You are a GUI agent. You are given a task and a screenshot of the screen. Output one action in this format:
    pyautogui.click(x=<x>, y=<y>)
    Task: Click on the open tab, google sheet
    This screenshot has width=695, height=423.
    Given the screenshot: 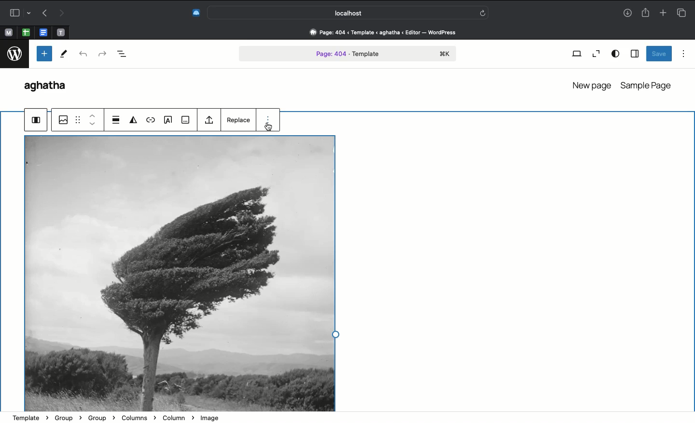 What is the action you would take?
    pyautogui.click(x=25, y=32)
    